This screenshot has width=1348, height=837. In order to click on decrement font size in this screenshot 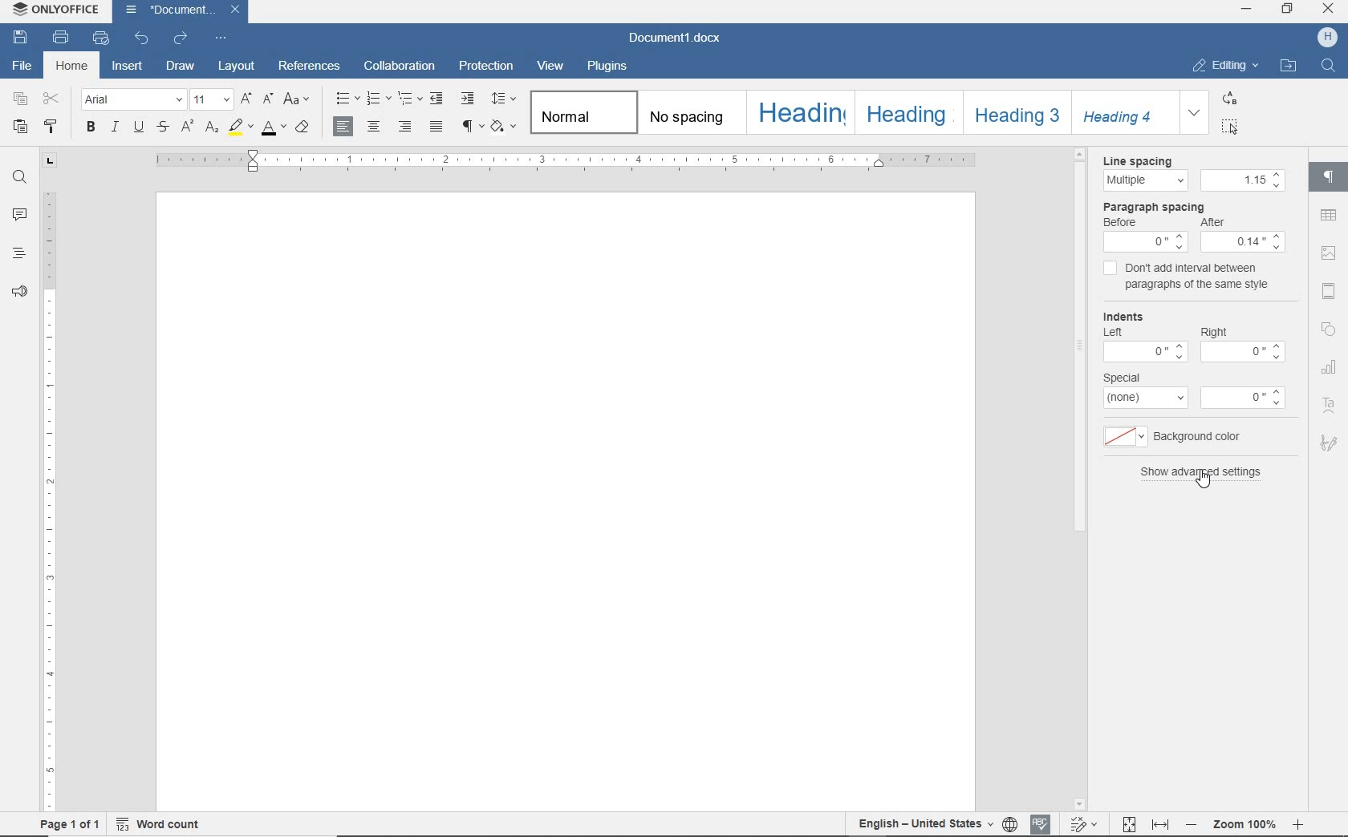, I will do `click(267, 99)`.